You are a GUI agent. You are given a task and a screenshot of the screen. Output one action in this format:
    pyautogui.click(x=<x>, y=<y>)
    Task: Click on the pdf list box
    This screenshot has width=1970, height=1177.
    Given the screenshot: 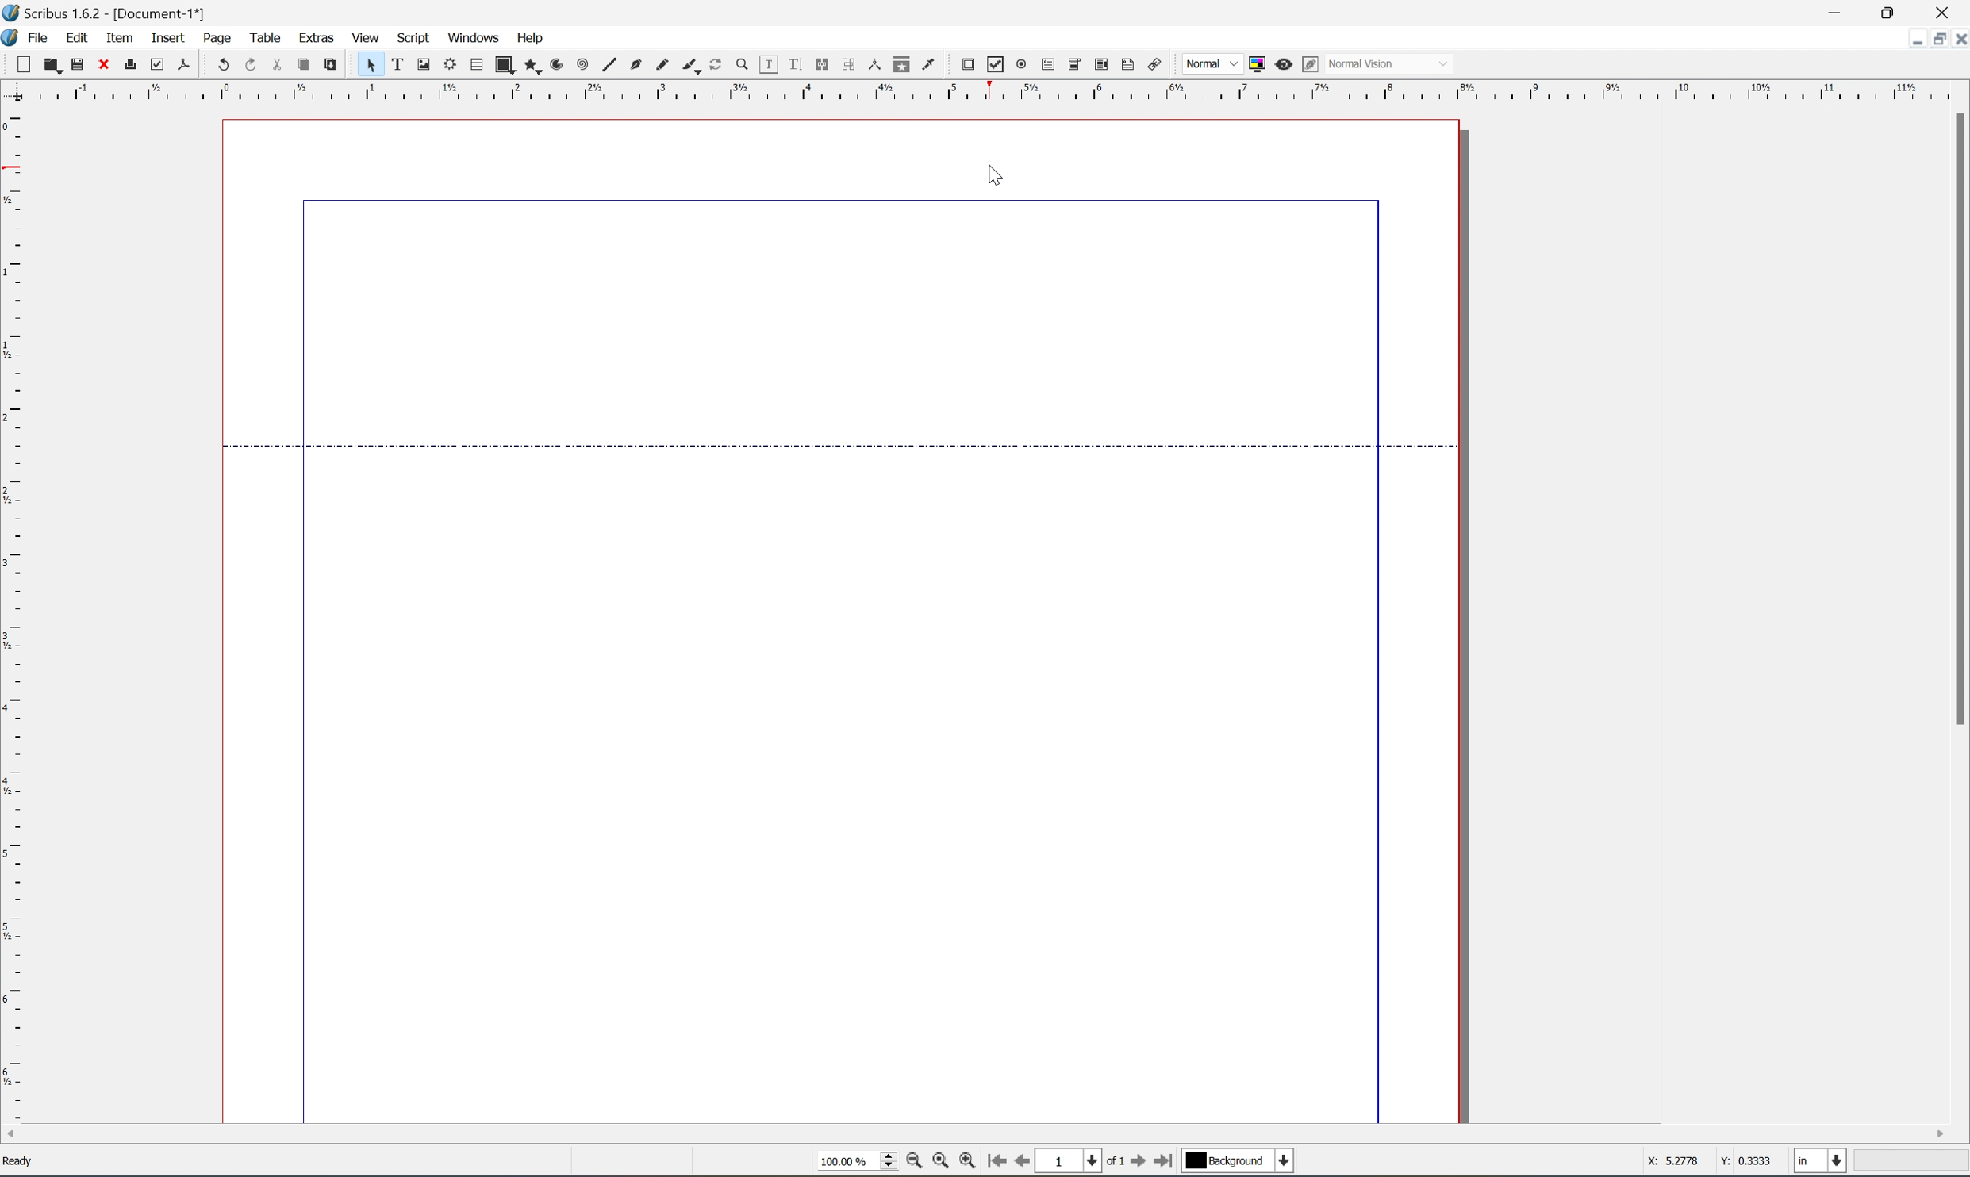 What is the action you would take?
    pyautogui.click(x=1104, y=65)
    